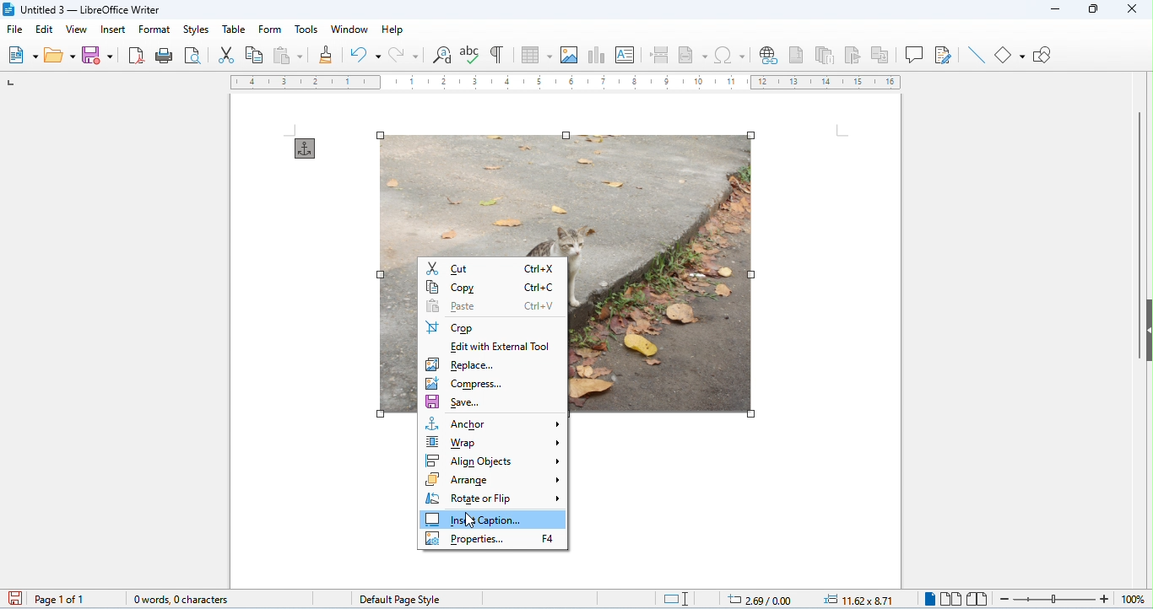 Image resolution: width=1153 pixels, height=609 pixels. What do you see at coordinates (502, 348) in the screenshot?
I see `edit with external tool` at bounding box center [502, 348].